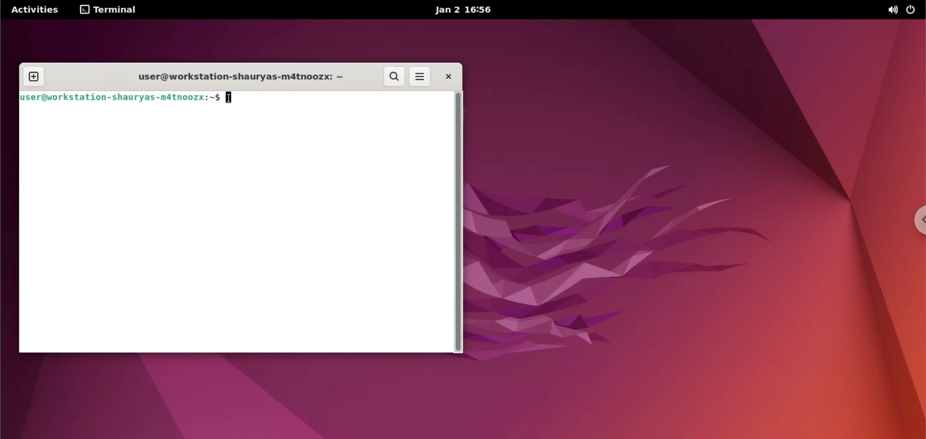 This screenshot has height=439, width=926. What do you see at coordinates (419, 77) in the screenshot?
I see `more options` at bounding box center [419, 77].